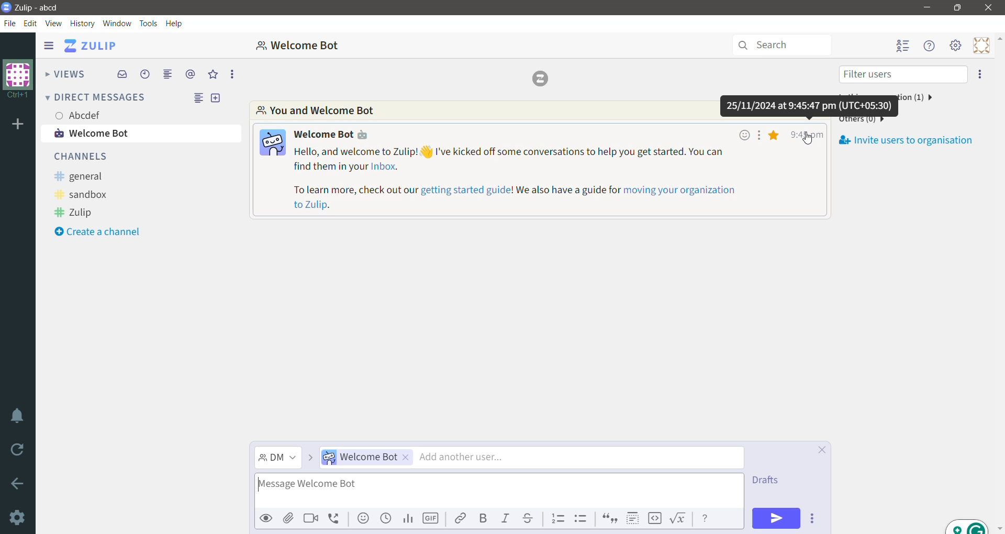 Image resolution: width=1005 pixels, height=534 pixels. I want to click on Strikethrough, so click(529, 518).